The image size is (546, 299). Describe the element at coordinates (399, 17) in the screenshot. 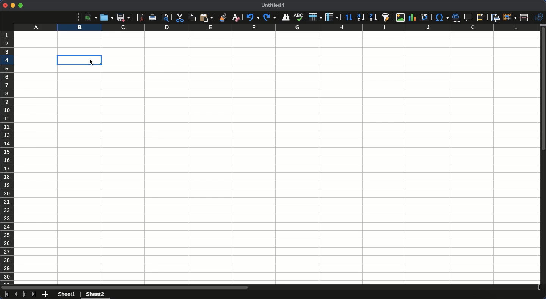

I see `Image` at that location.